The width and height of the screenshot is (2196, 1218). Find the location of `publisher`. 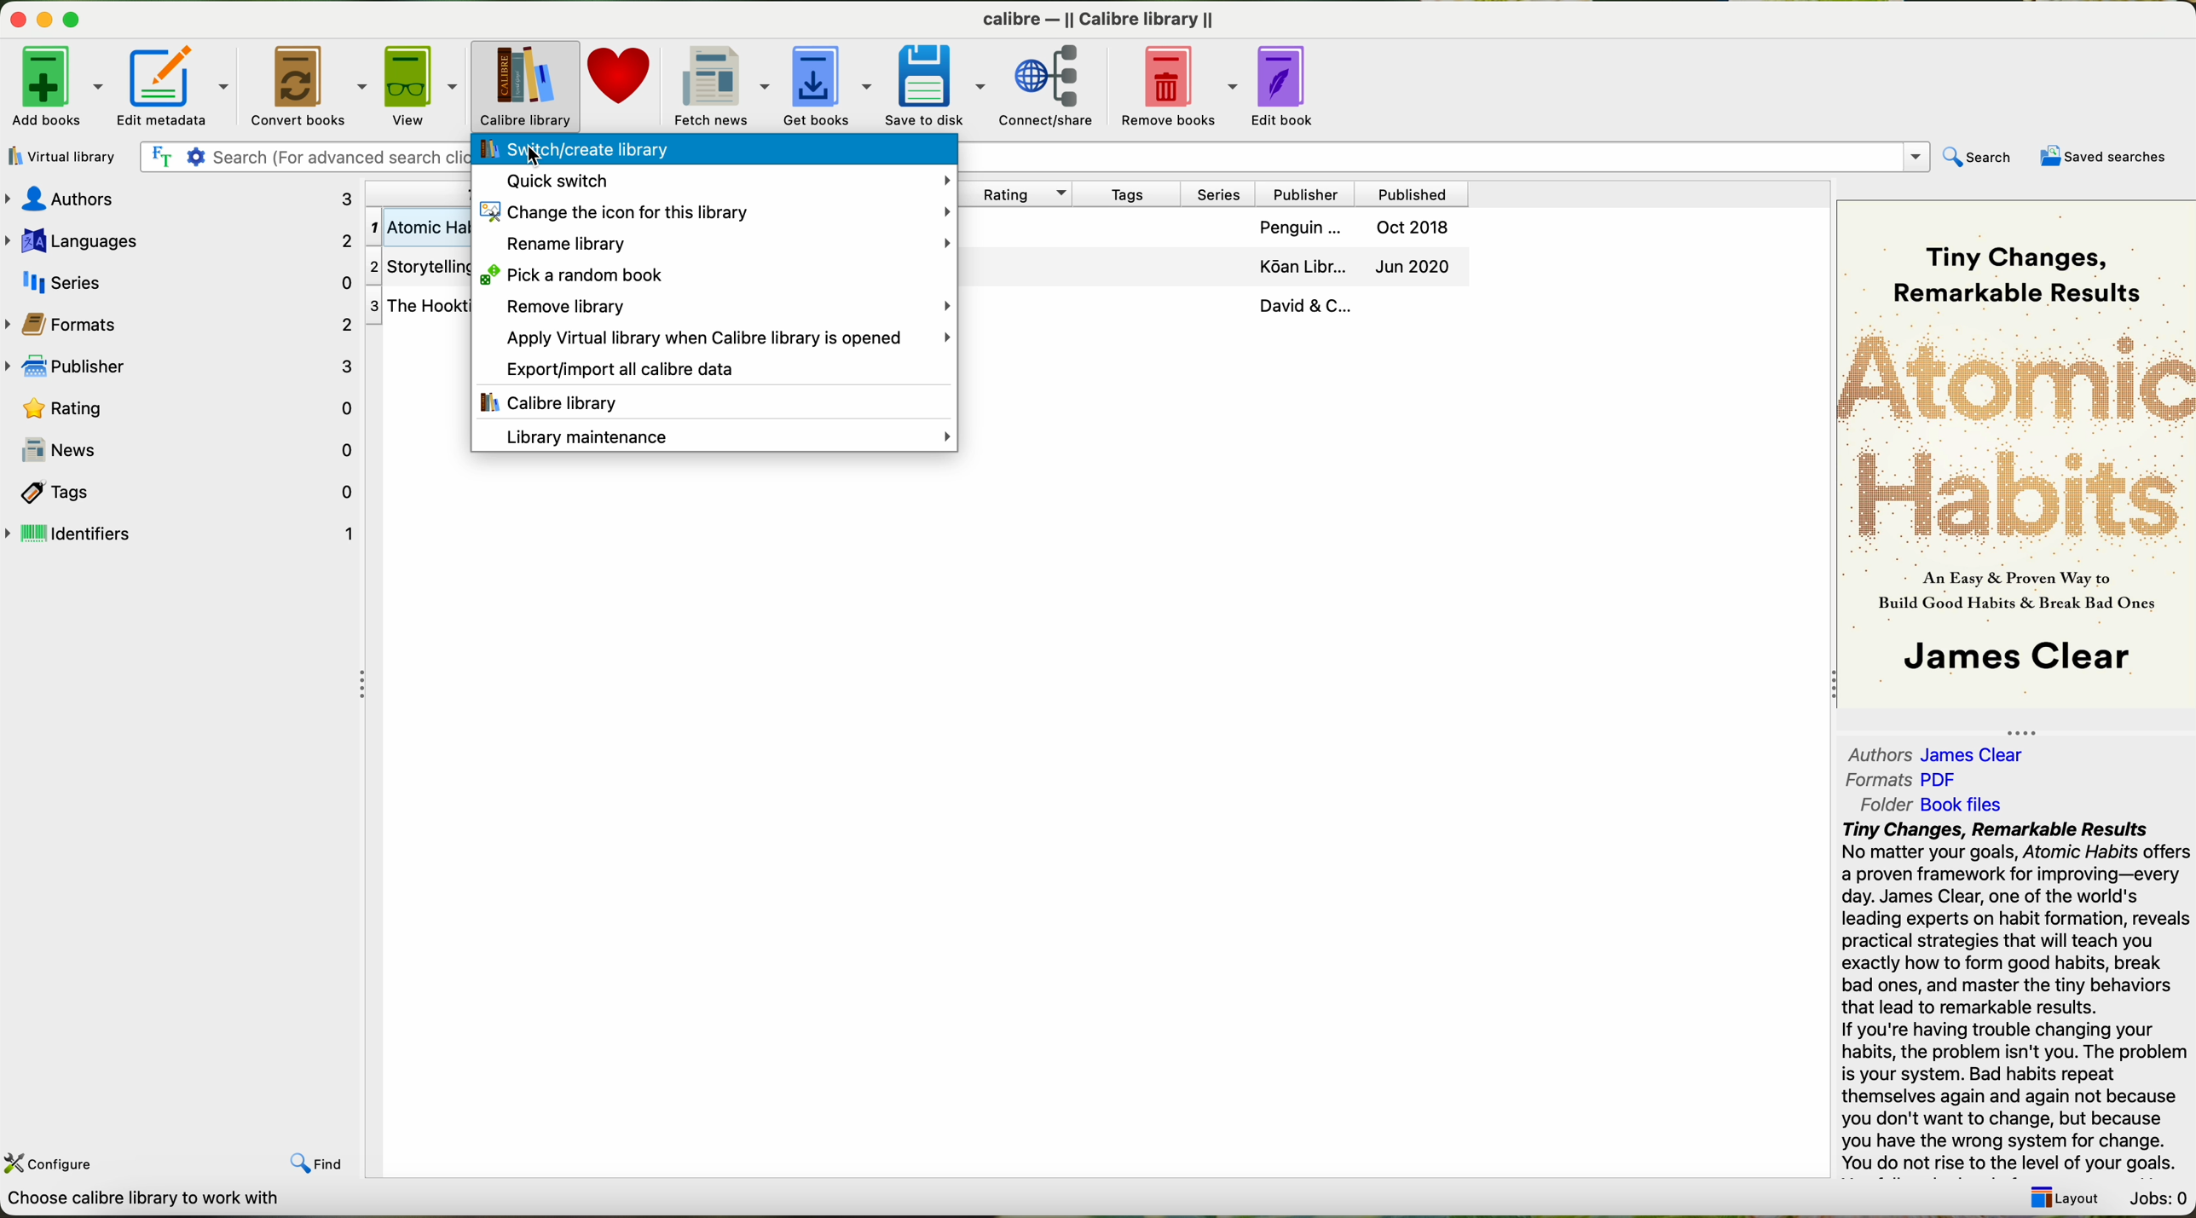

publisher is located at coordinates (1307, 193).